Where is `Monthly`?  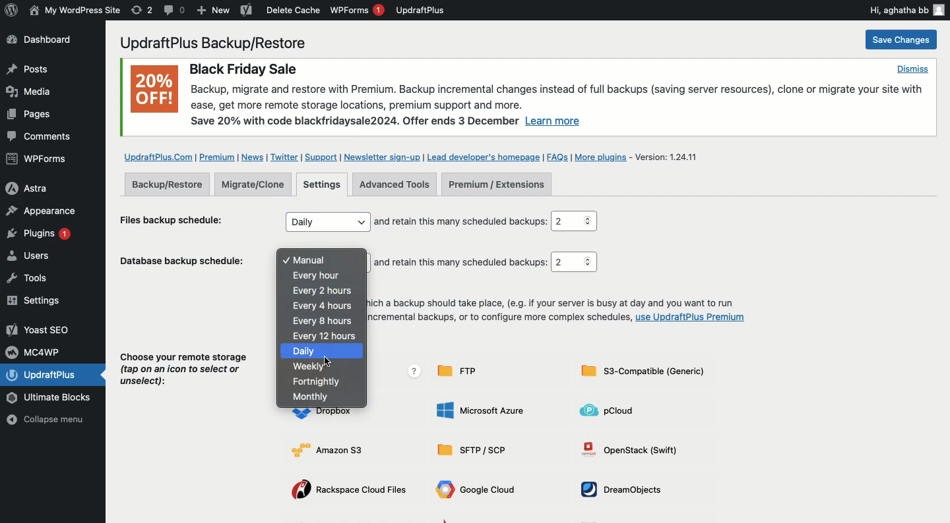 Monthly is located at coordinates (315, 397).